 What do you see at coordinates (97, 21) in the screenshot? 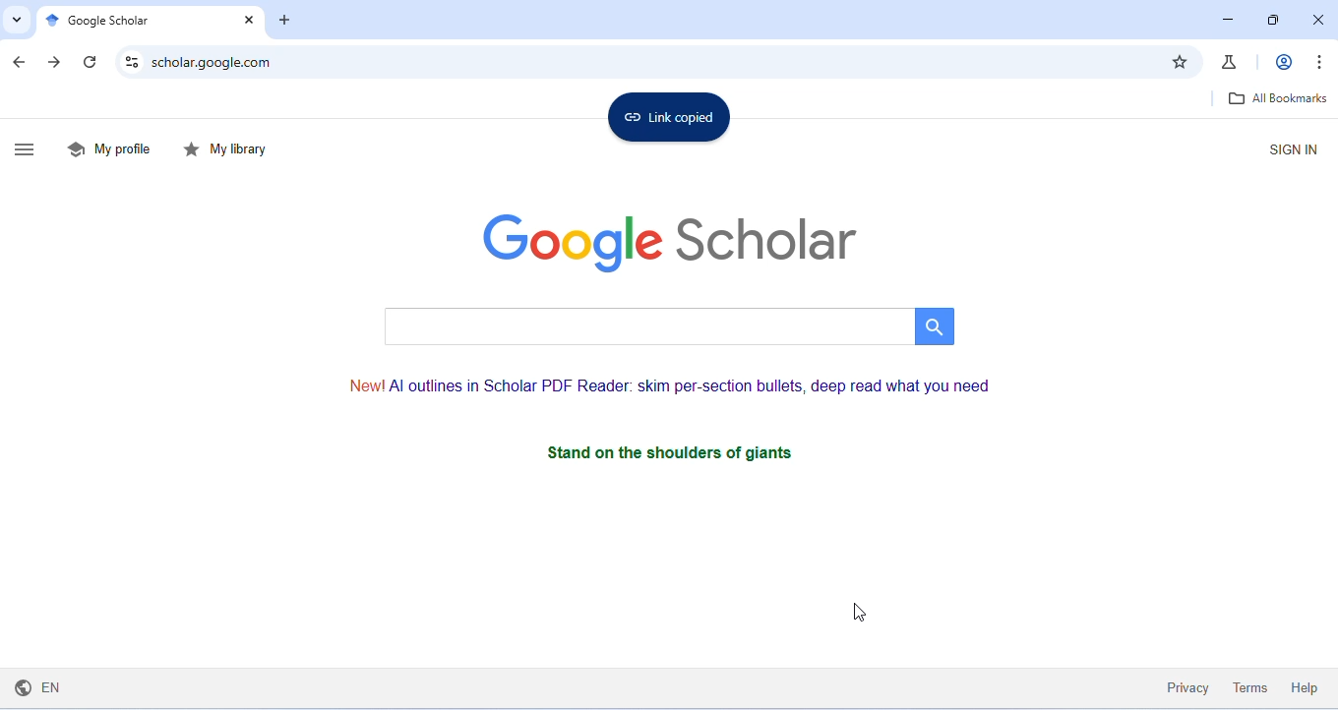
I see `google scholar` at bounding box center [97, 21].